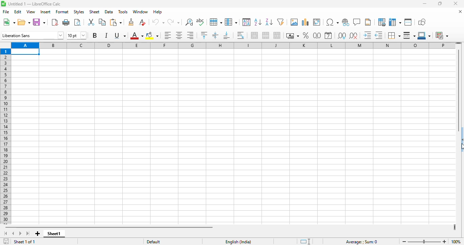 This screenshot has width=464, height=245. I want to click on border color, so click(425, 35).